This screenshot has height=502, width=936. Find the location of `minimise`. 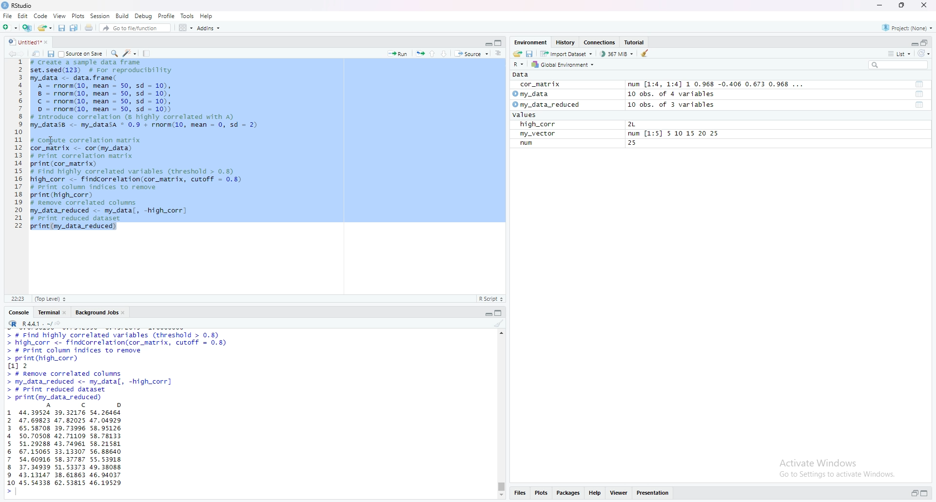

minimise is located at coordinates (880, 5).